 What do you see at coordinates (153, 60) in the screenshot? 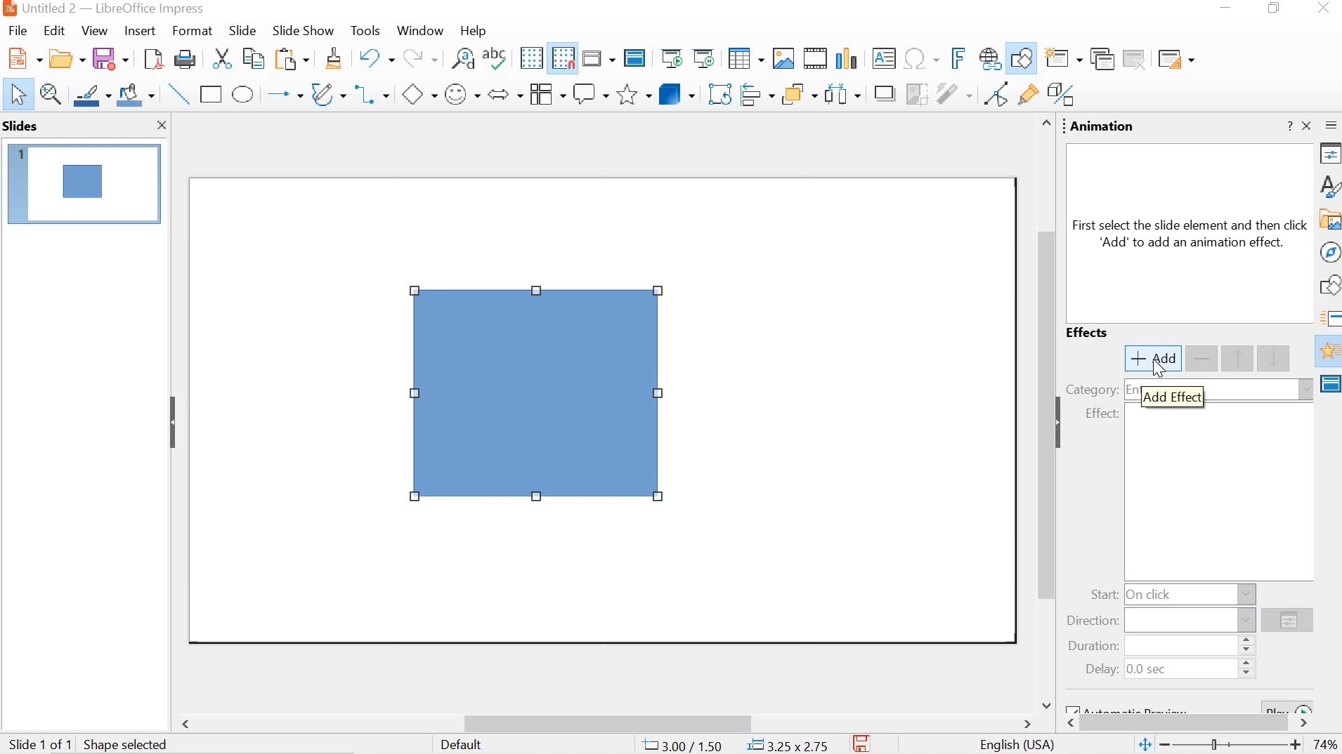
I see `save as pdf` at bounding box center [153, 60].